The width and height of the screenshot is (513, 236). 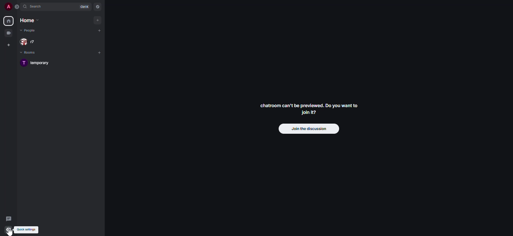 What do you see at coordinates (8, 230) in the screenshot?
I see `quick settings` at bounding box center [8, 230].